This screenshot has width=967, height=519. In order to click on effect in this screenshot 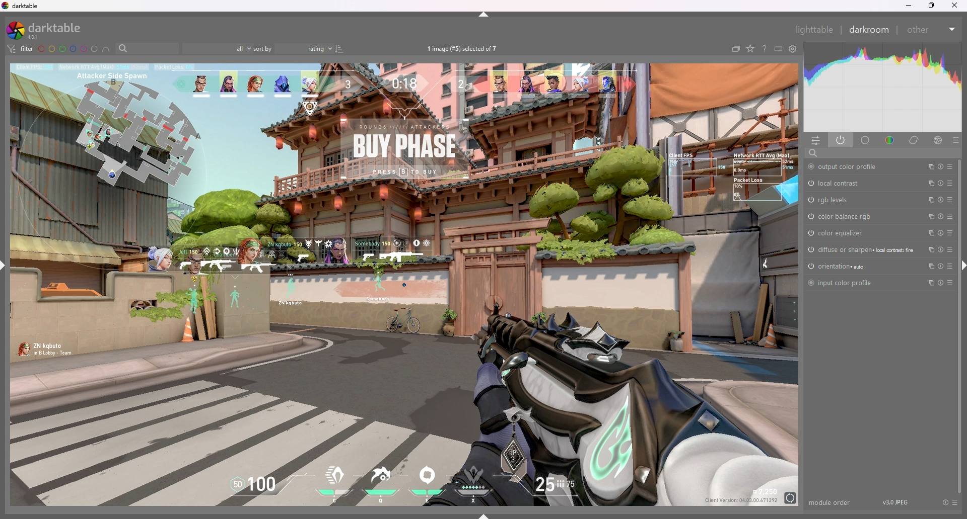, I will do `click(938, 140)`.